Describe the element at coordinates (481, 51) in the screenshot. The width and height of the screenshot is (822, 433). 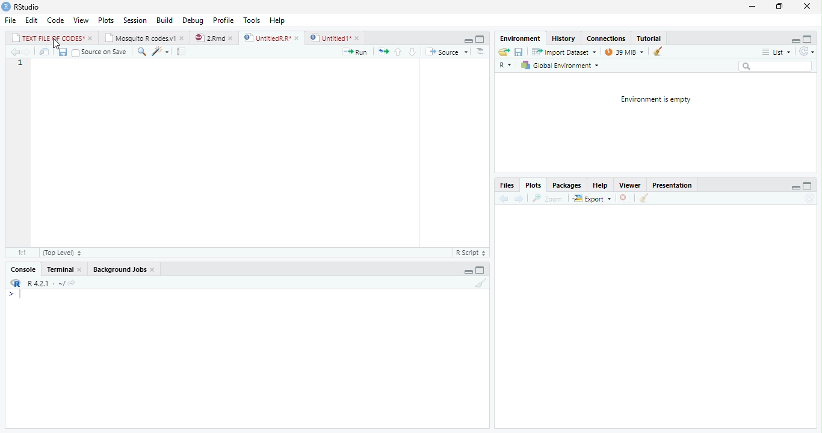
I see `Show Document Outline` at that location.